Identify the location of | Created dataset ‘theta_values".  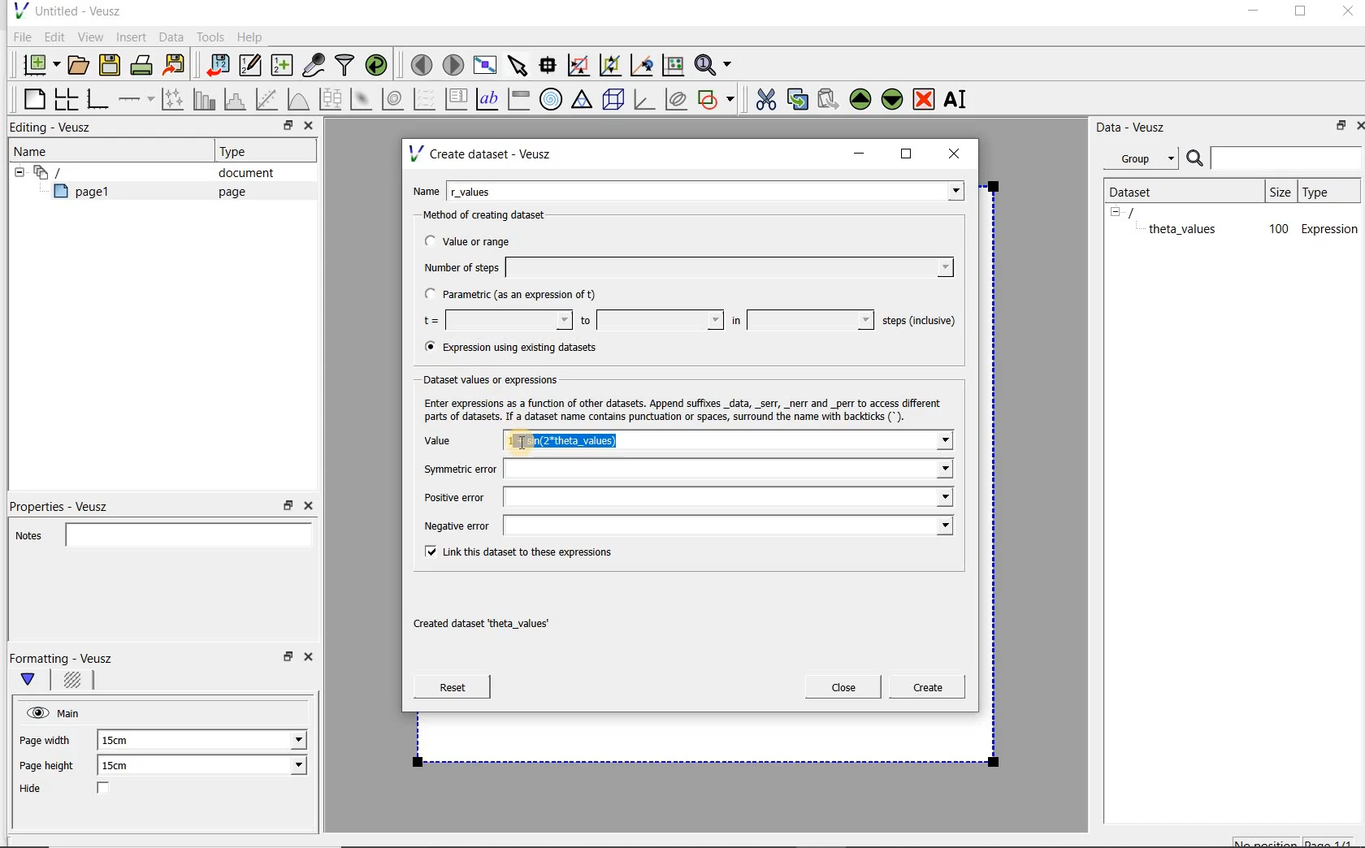
(499, 618).